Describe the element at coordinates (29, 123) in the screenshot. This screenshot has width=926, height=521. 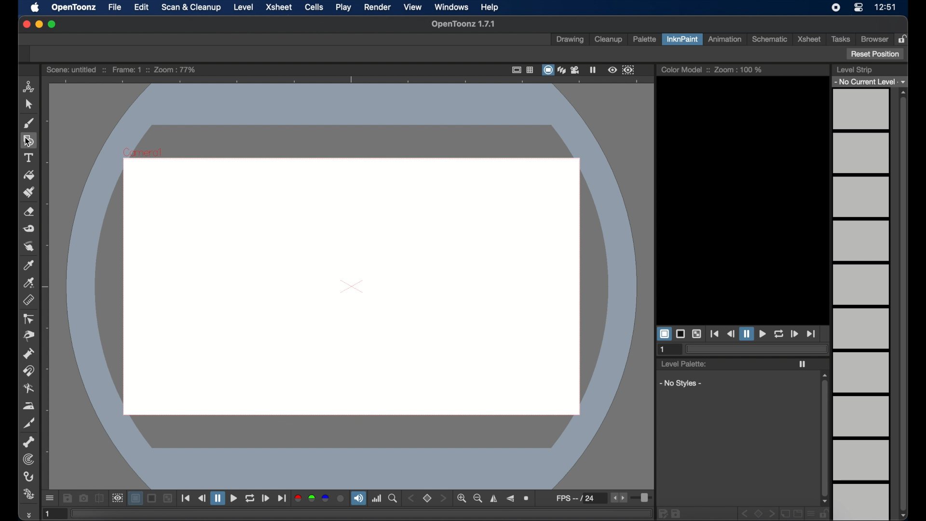
I see `brush tool` at that location.